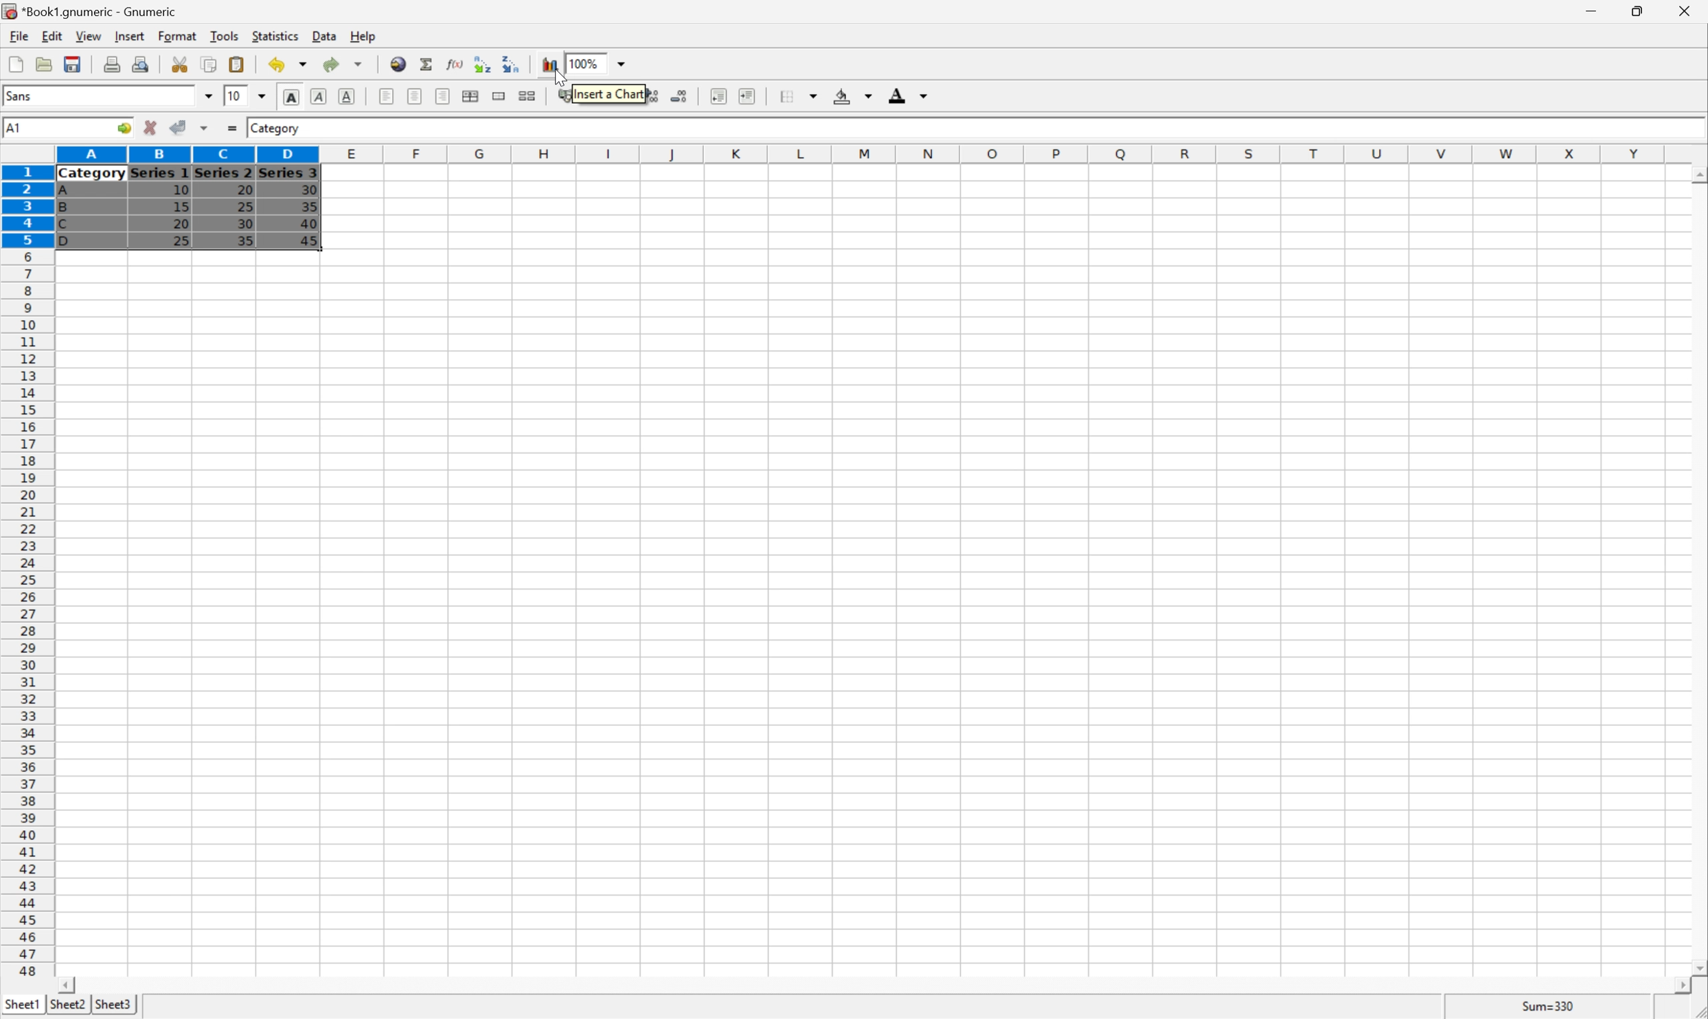  I want to click on View, so click(89, 35).